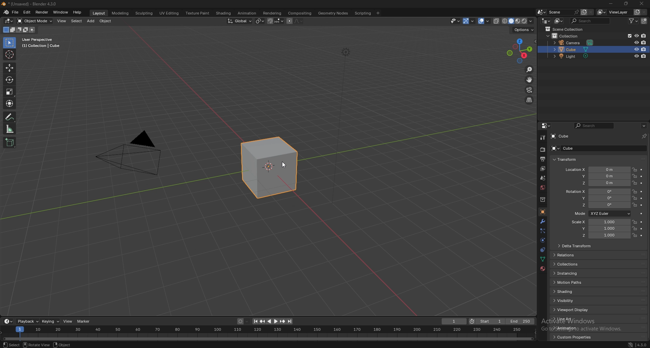 The image size is (650, 348). What do you see at coordinates (573, 42) in the screenshot?
I see `camera` at bounding box center [573, 42].